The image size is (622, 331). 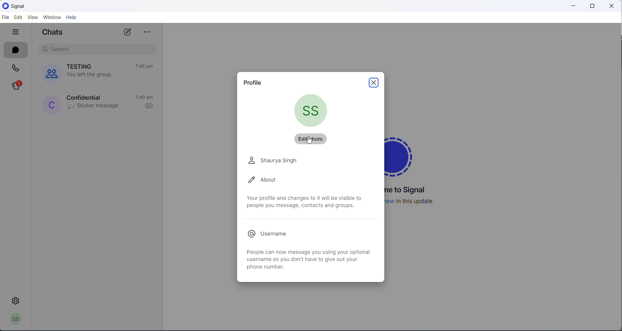 I want to click on profile heading, so click(x=254, y=82).